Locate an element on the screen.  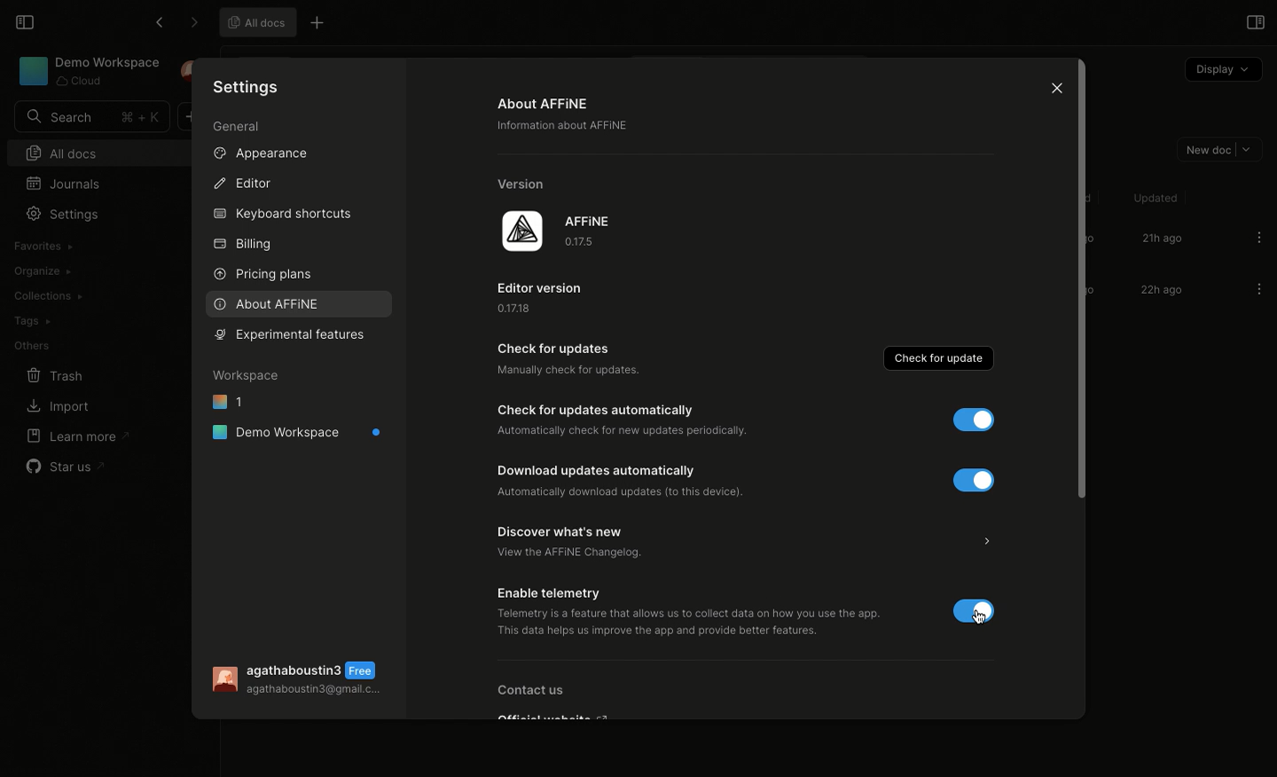
Check for updates is located at coordinates (570, 363).